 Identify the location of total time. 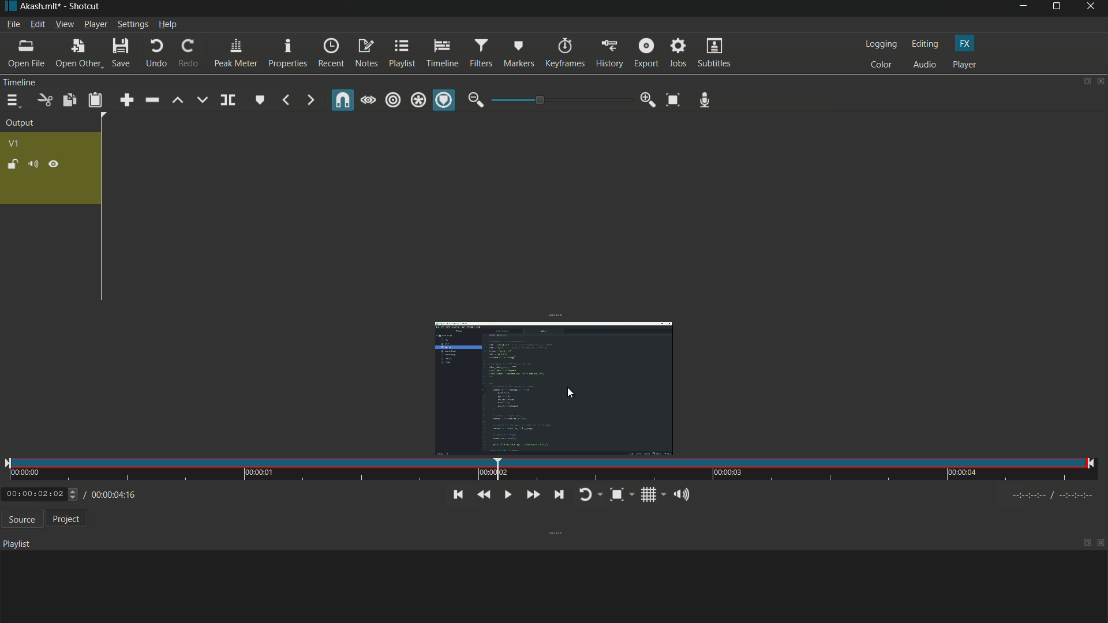
(128, 527).